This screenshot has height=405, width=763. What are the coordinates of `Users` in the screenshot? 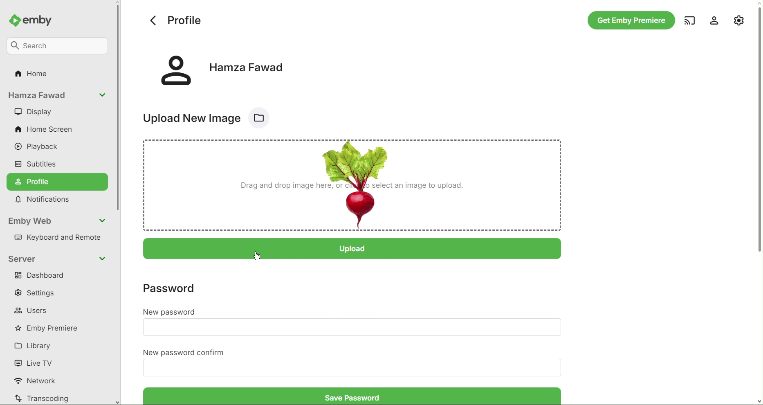 It's located at (32, 310).